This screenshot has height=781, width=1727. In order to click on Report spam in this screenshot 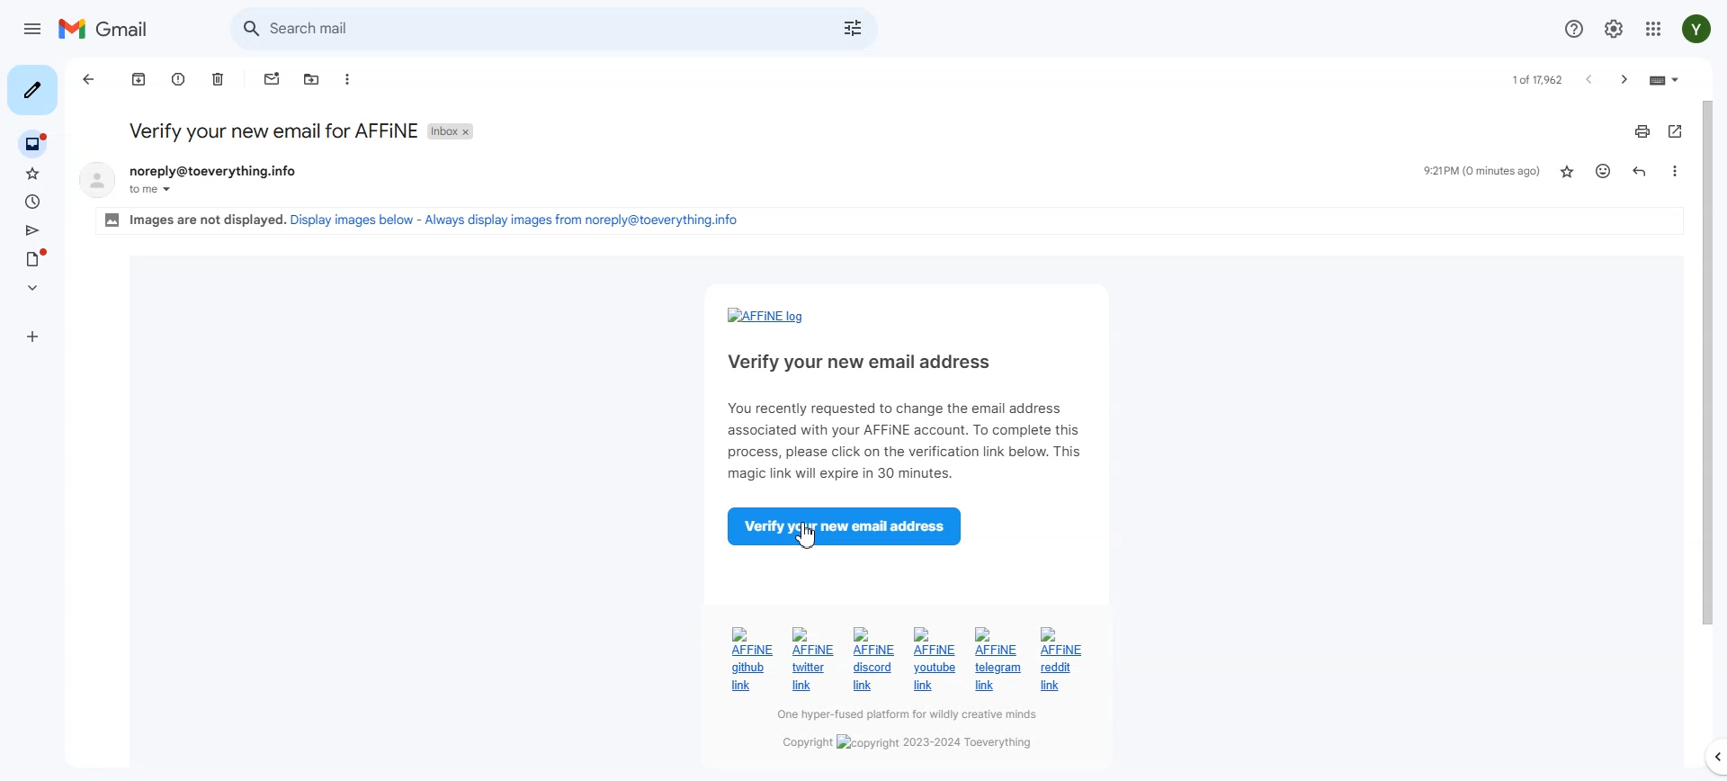, I will do `click(179, 80)`.